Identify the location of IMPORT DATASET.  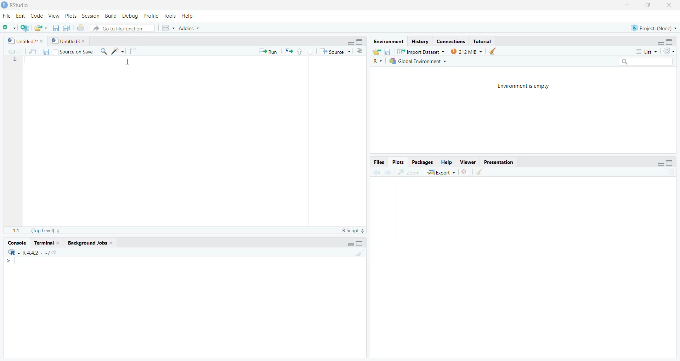
(421, 52).